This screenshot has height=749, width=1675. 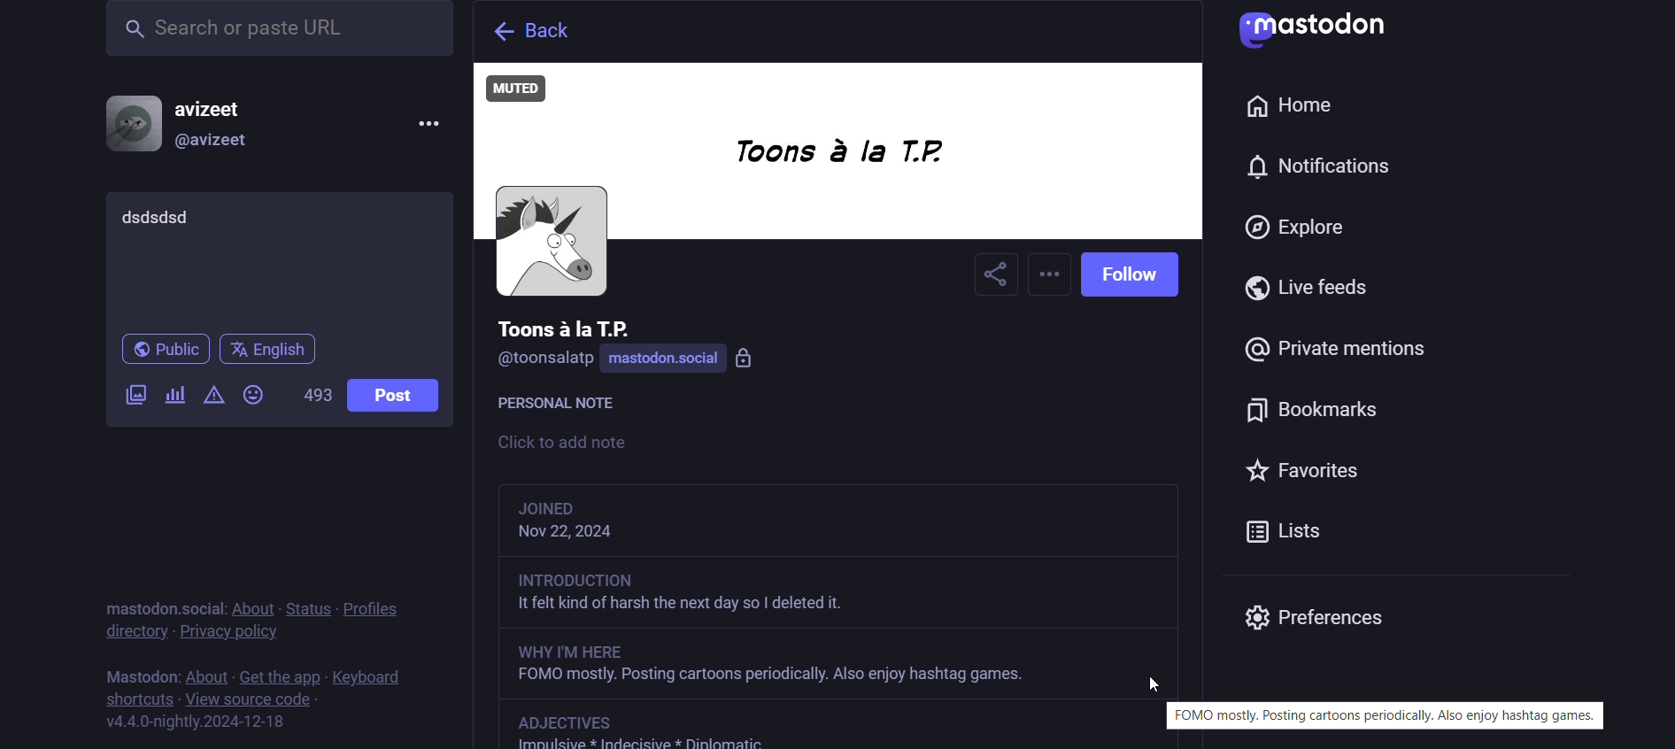 I want to click on back, so click(x=526, y=32).